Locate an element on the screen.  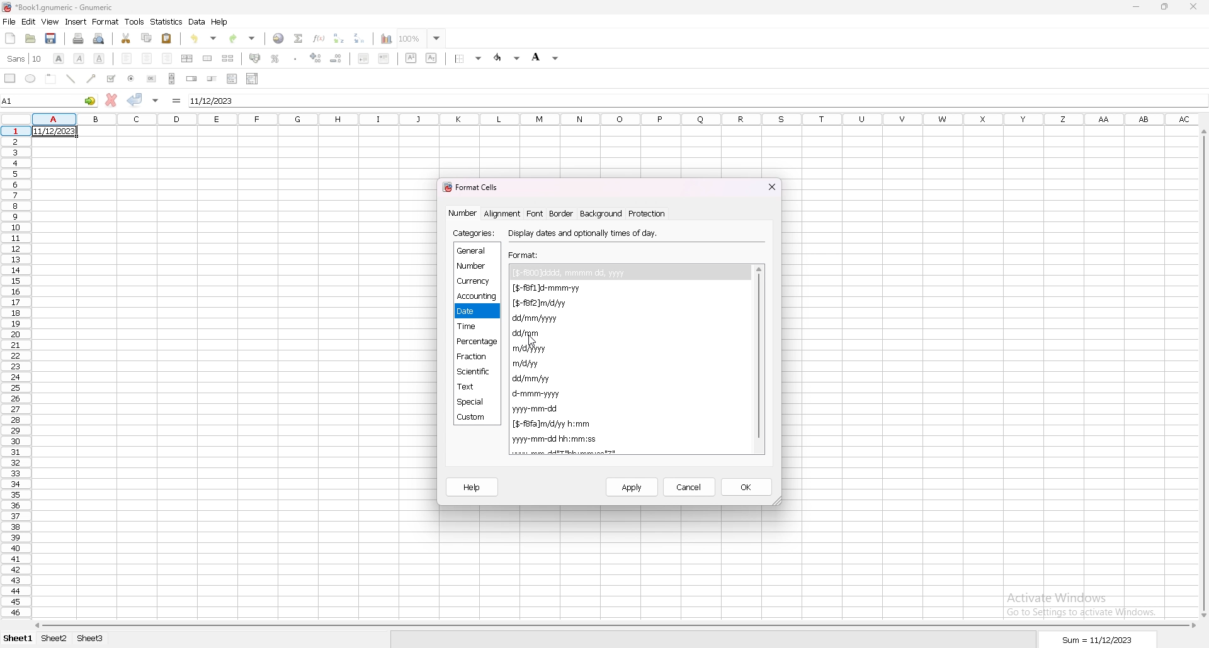
cursor is located at coordinates (531, 341).